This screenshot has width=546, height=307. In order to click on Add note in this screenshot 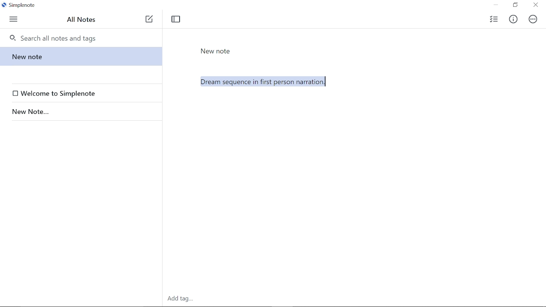, I will do `click(149, 19)`.